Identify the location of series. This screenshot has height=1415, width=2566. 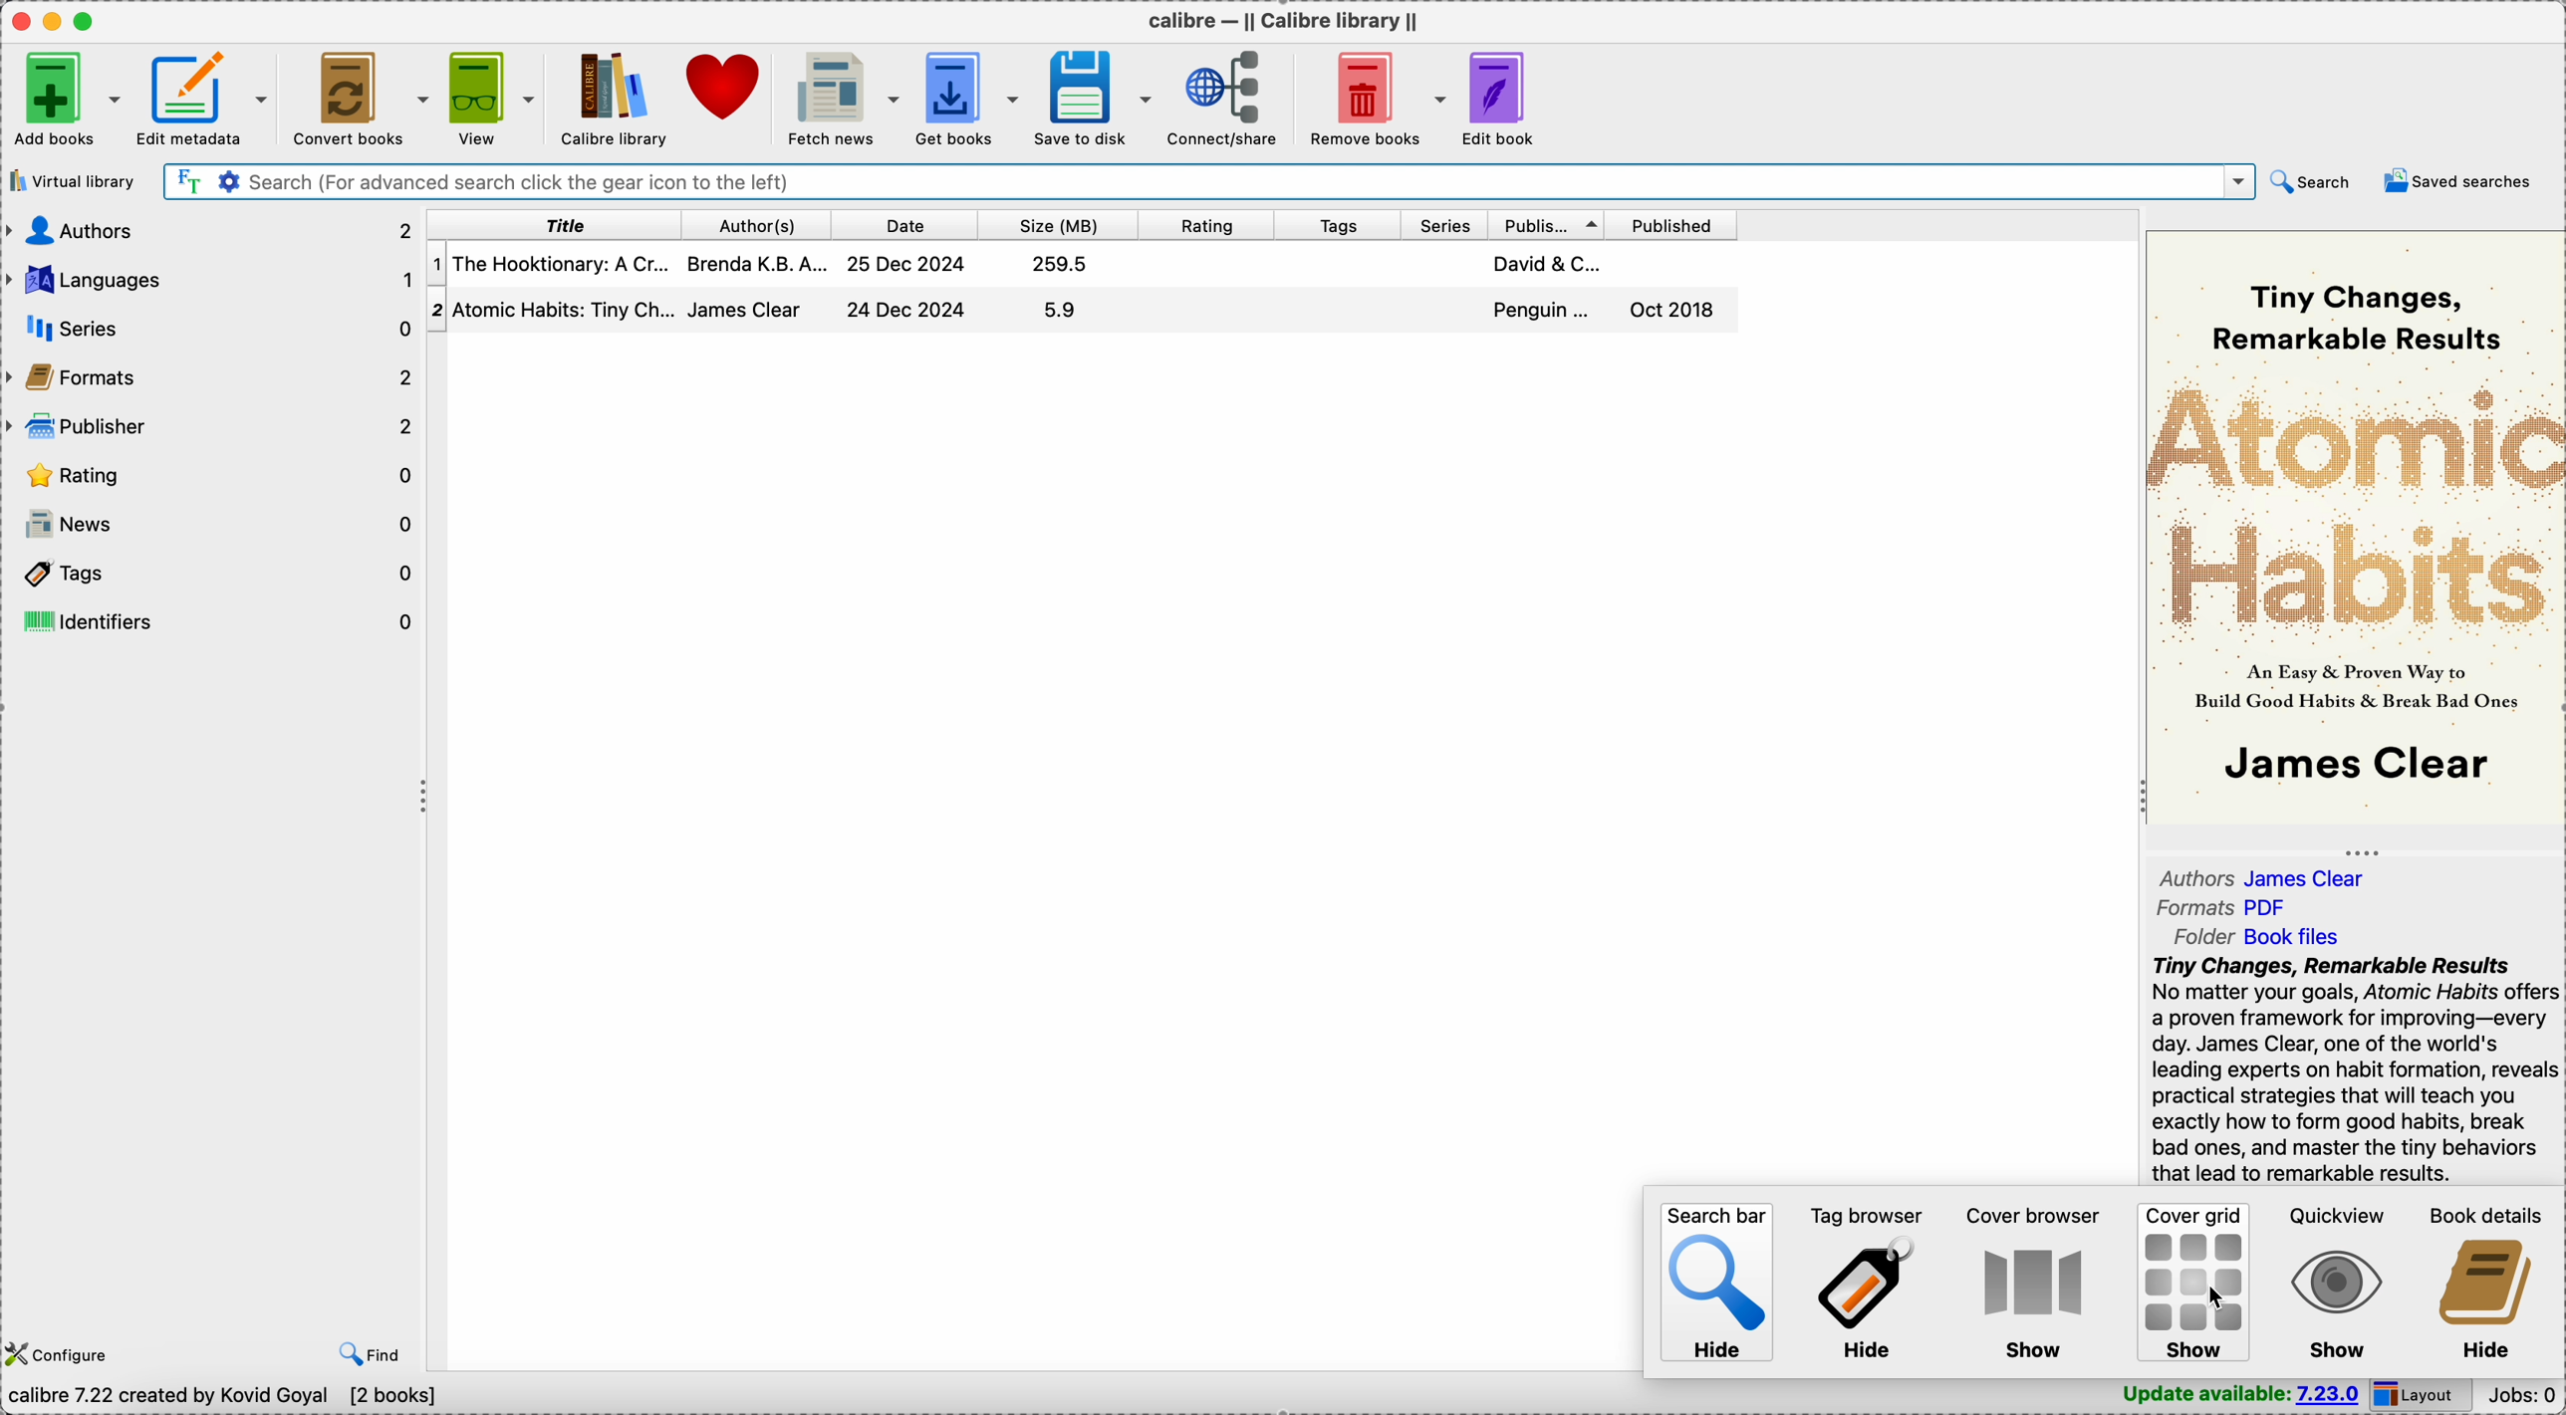
(1448, 224).